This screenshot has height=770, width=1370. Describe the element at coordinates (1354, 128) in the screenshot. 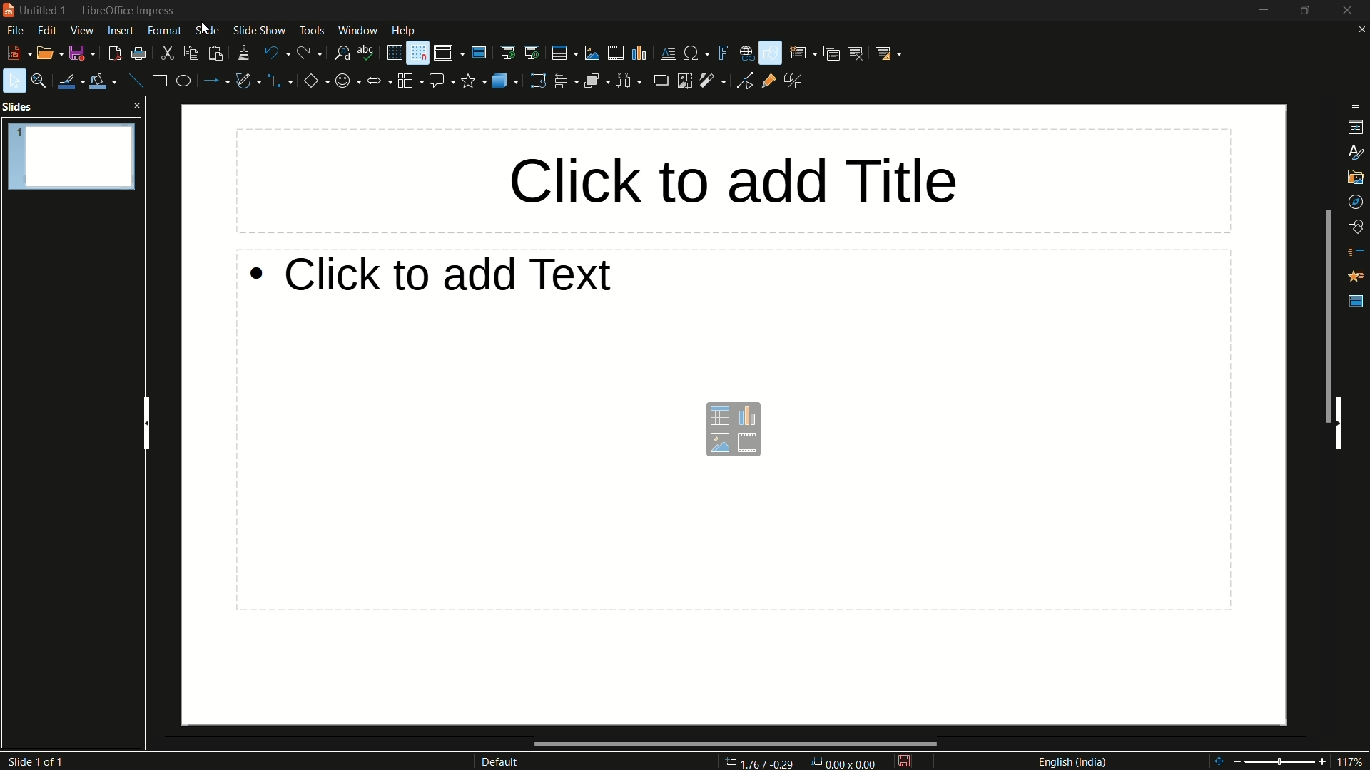

I see `properties` at that location.